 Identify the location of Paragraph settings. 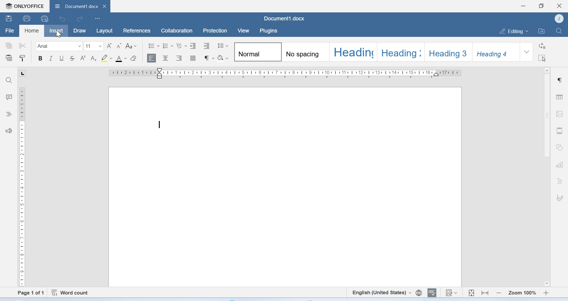
(560, 80).